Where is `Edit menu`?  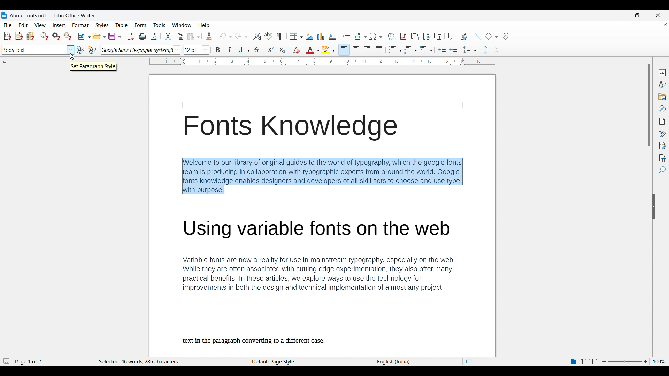
Edit menu is located at coordinates (23, 25).